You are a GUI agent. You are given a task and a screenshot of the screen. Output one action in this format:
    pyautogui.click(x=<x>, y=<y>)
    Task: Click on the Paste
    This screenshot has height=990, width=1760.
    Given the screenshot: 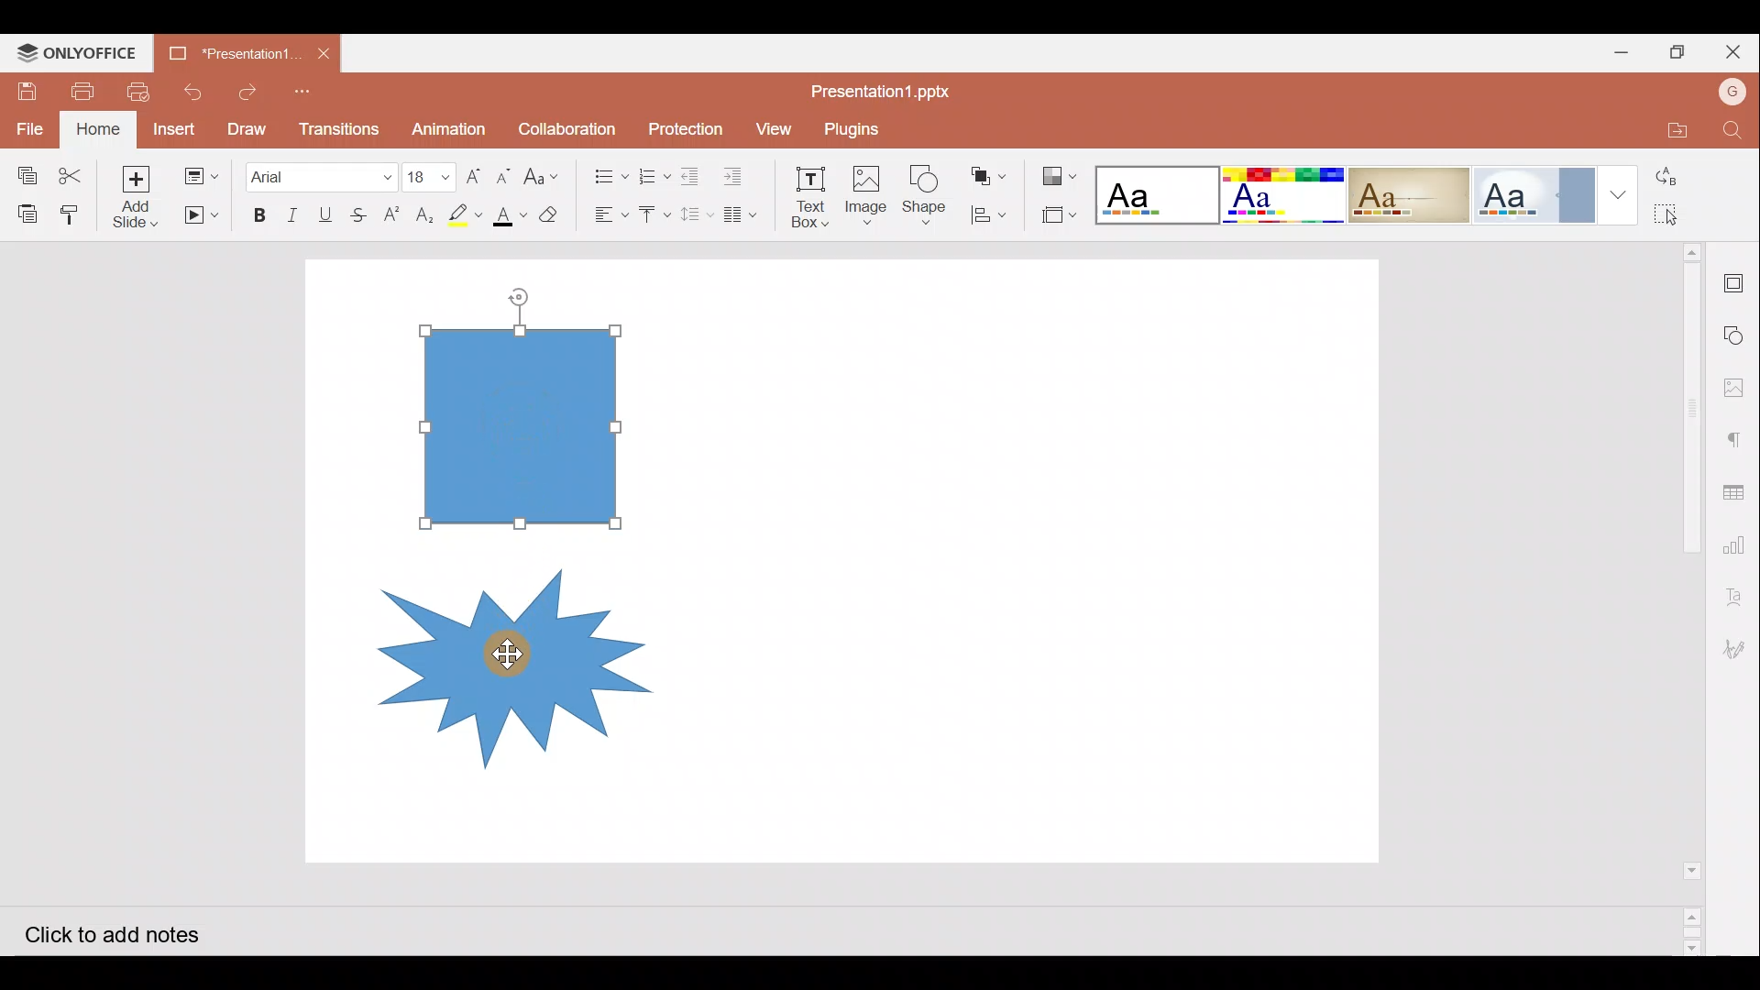 What is the action you would take?
    pyautogui.click(x=27, y=212)
    